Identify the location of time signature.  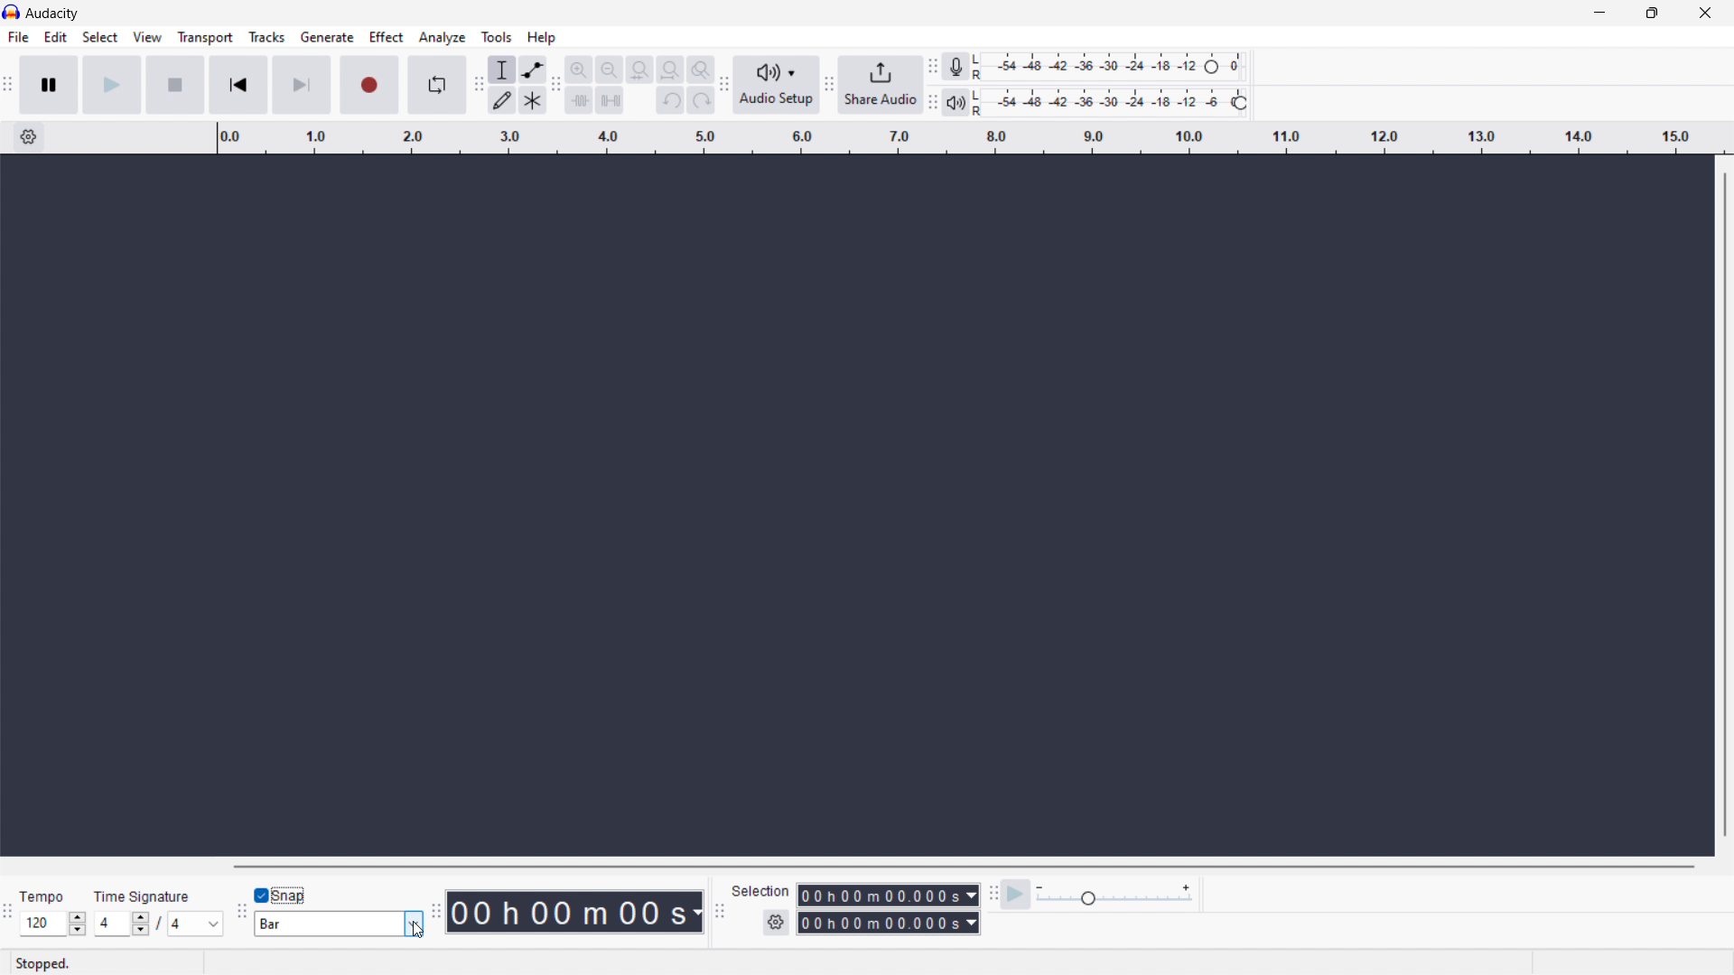
(158, 924).